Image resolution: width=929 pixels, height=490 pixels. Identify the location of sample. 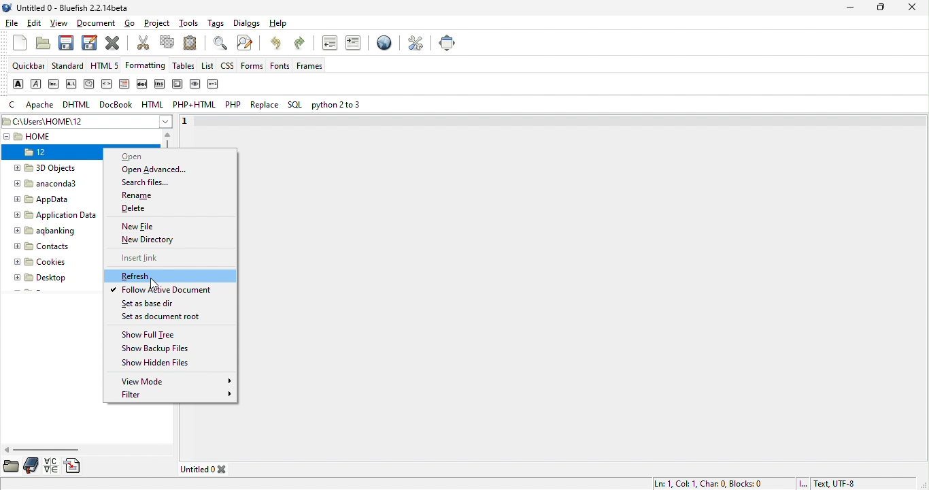
(195, 84).